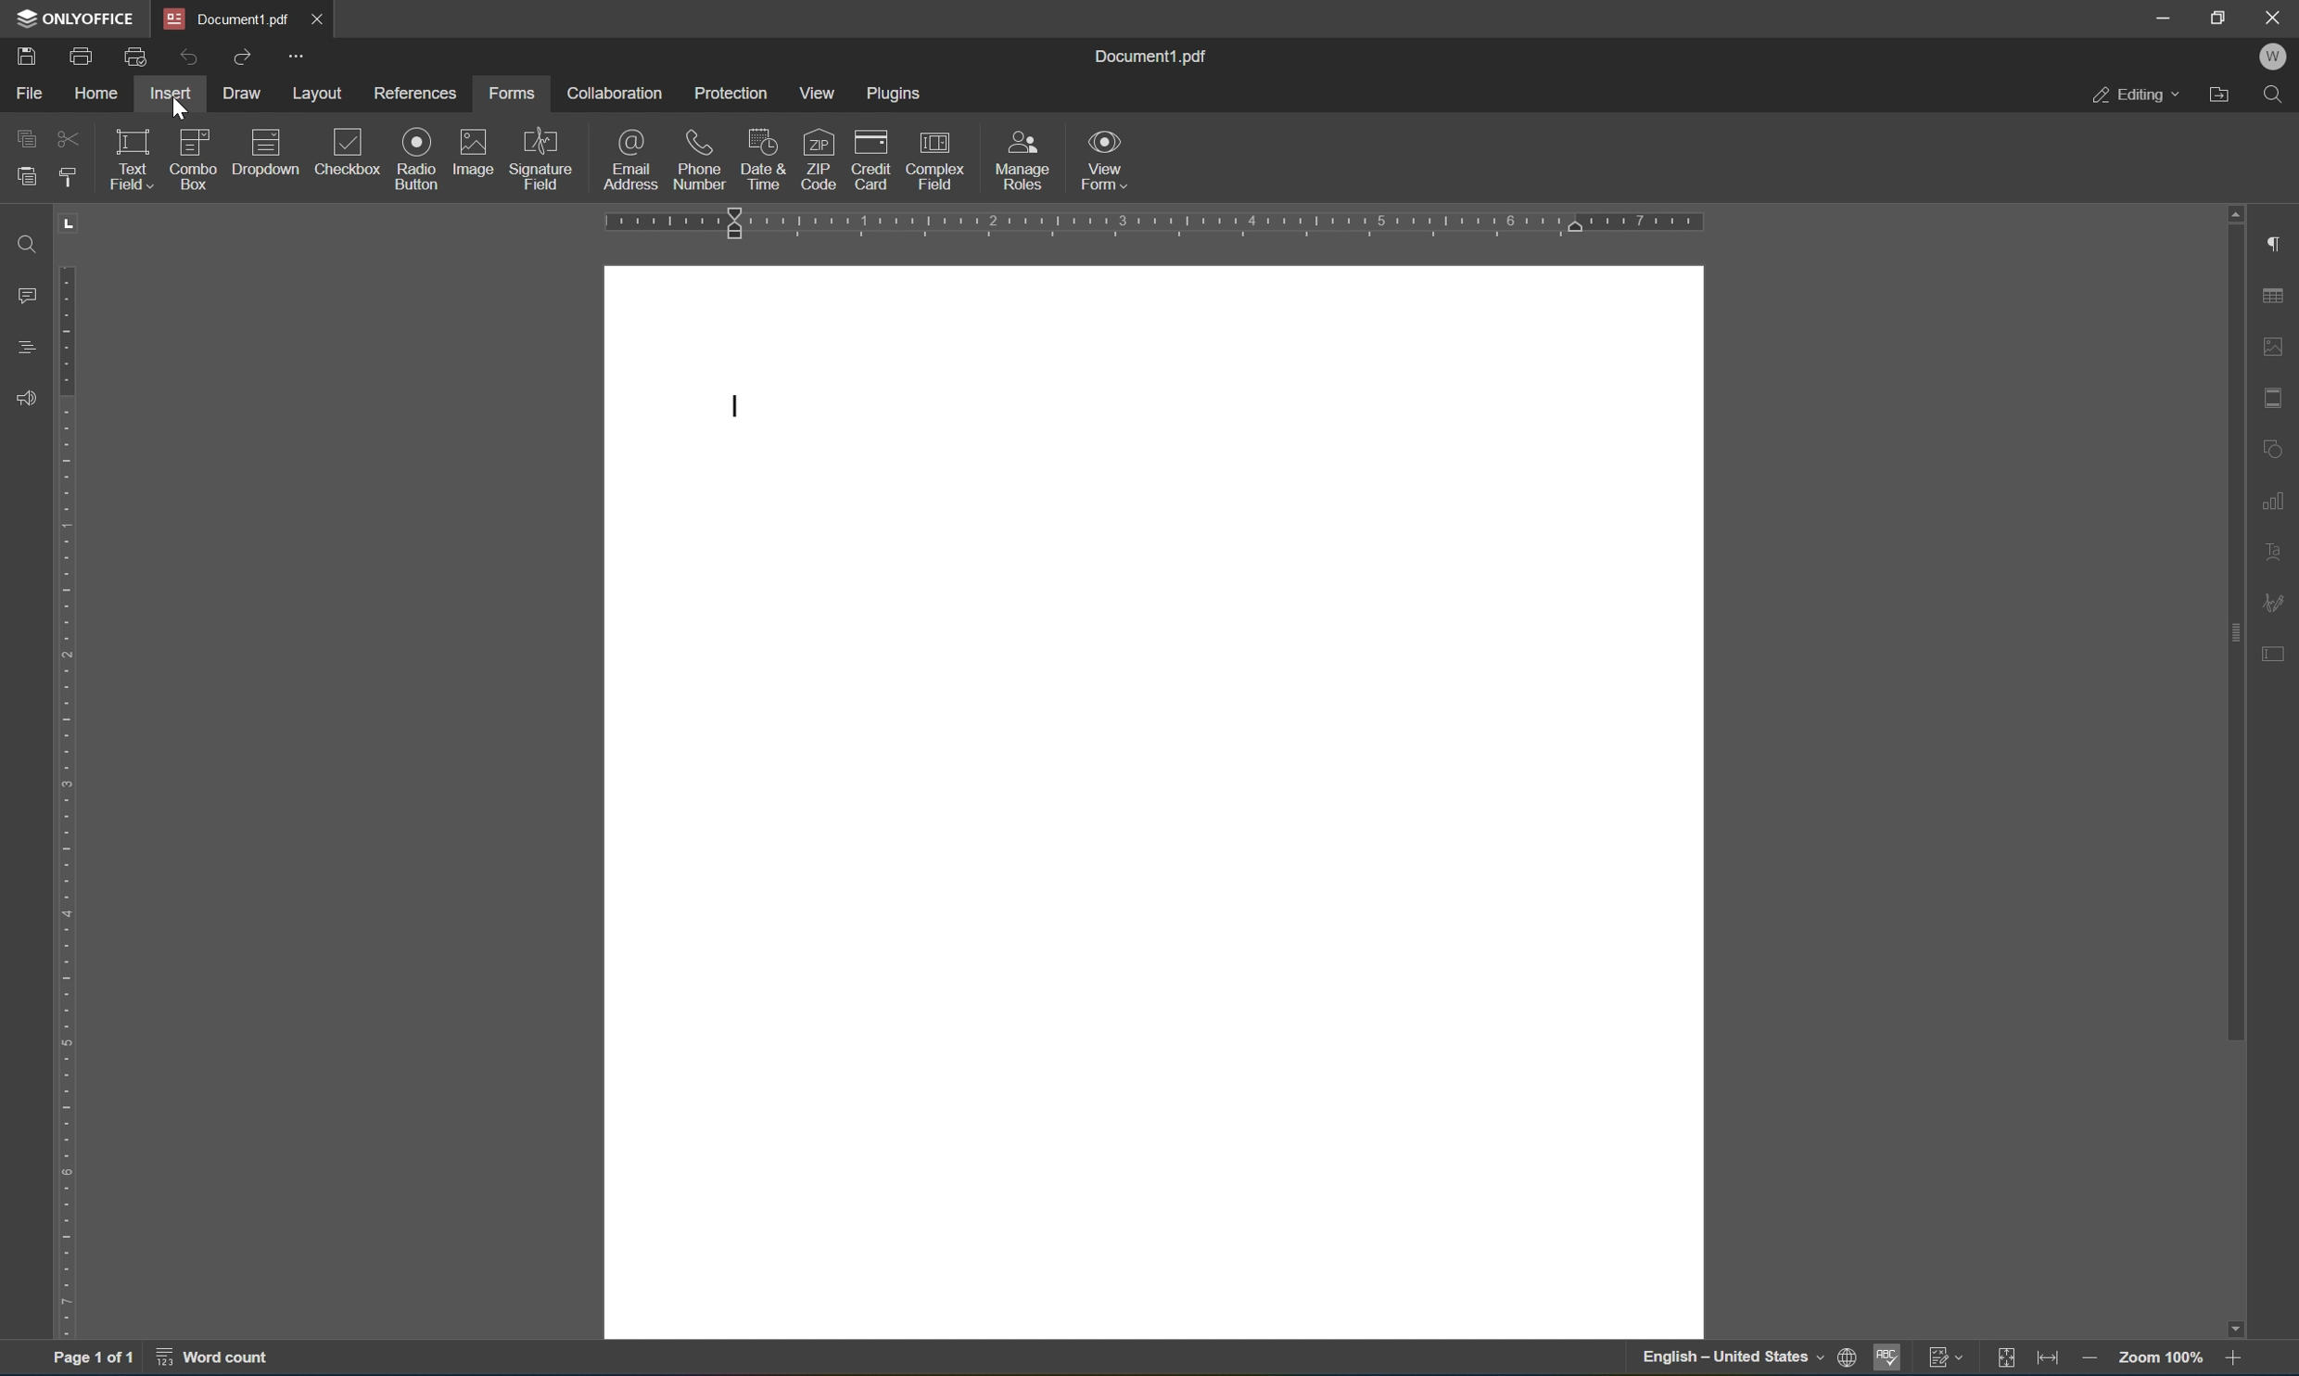  What do you see at coordinates (875, 162) in the screenshot?
I see `credit card` at bounding box center [875, 162].